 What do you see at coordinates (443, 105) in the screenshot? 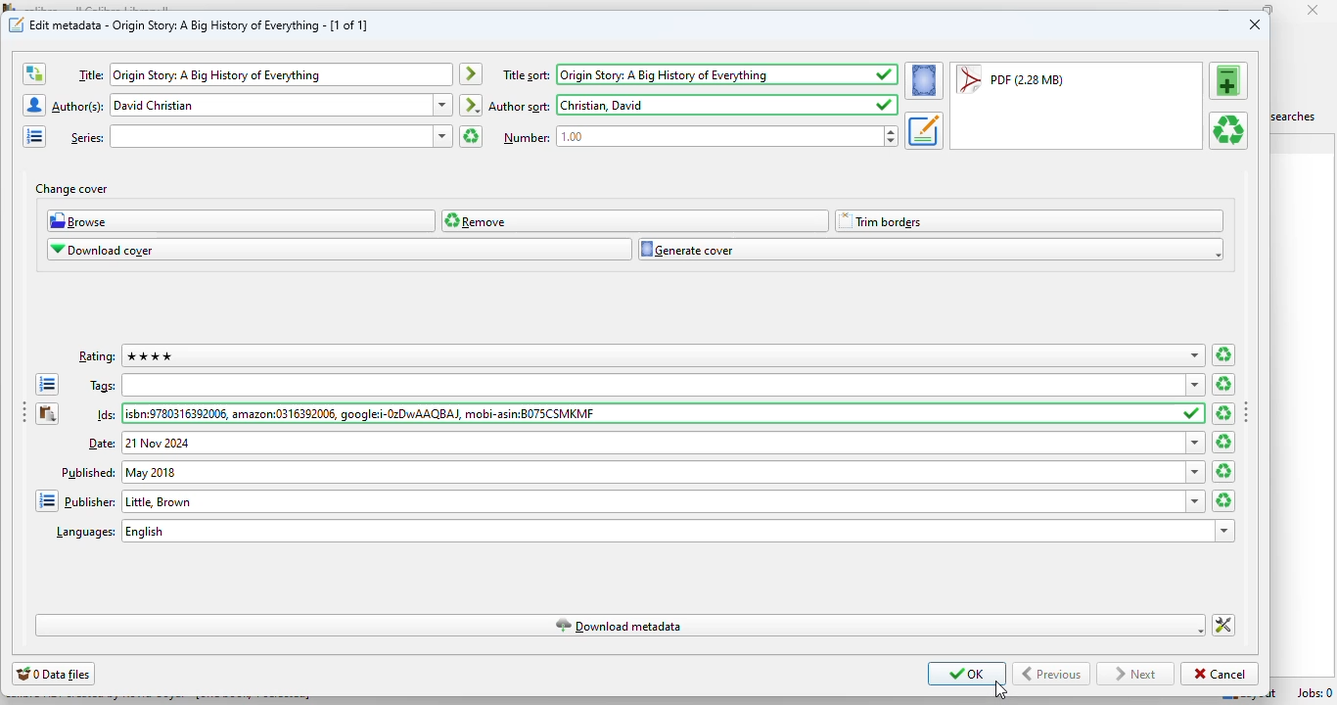
I see `dropdown` at bounding box center [443, 105].